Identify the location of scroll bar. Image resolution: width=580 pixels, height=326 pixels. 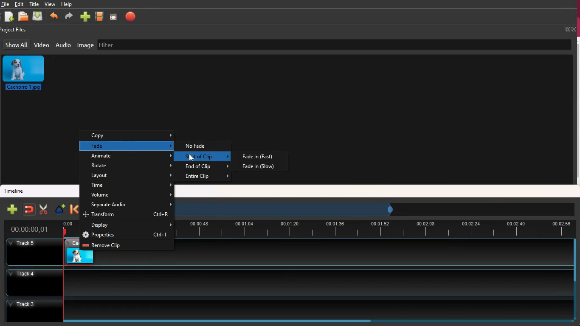
(576, 261).